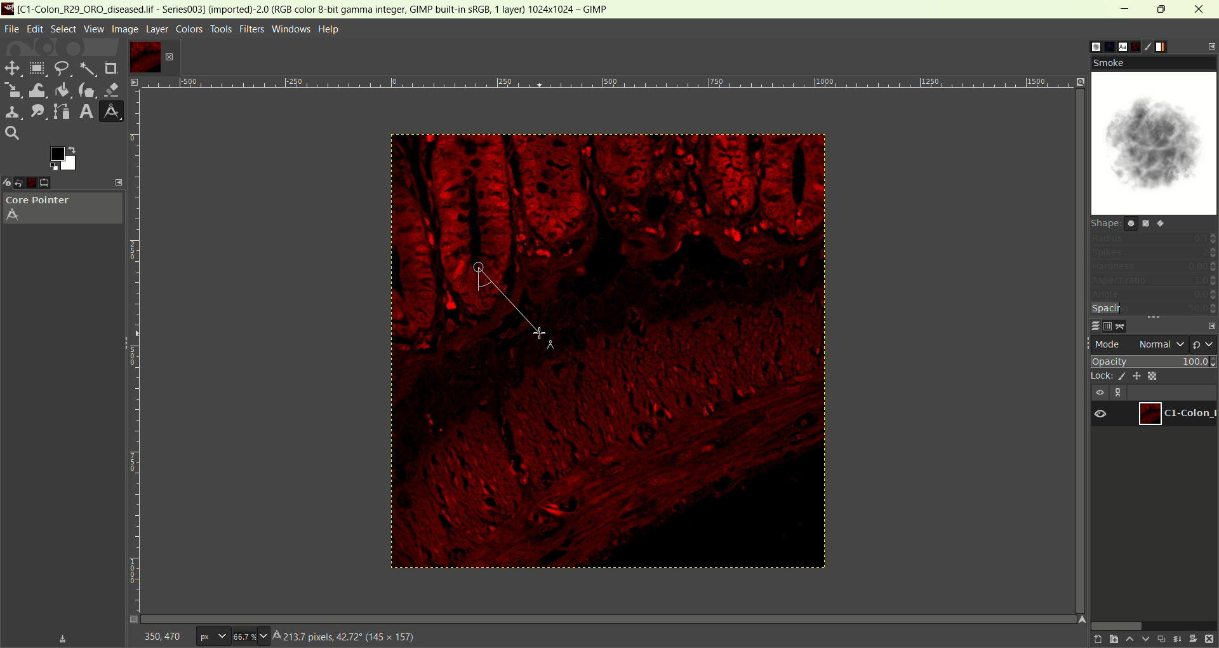 Image resolution: width=1219 pixels, height=648 pixels. I want to click on close, so click(1201, 9).